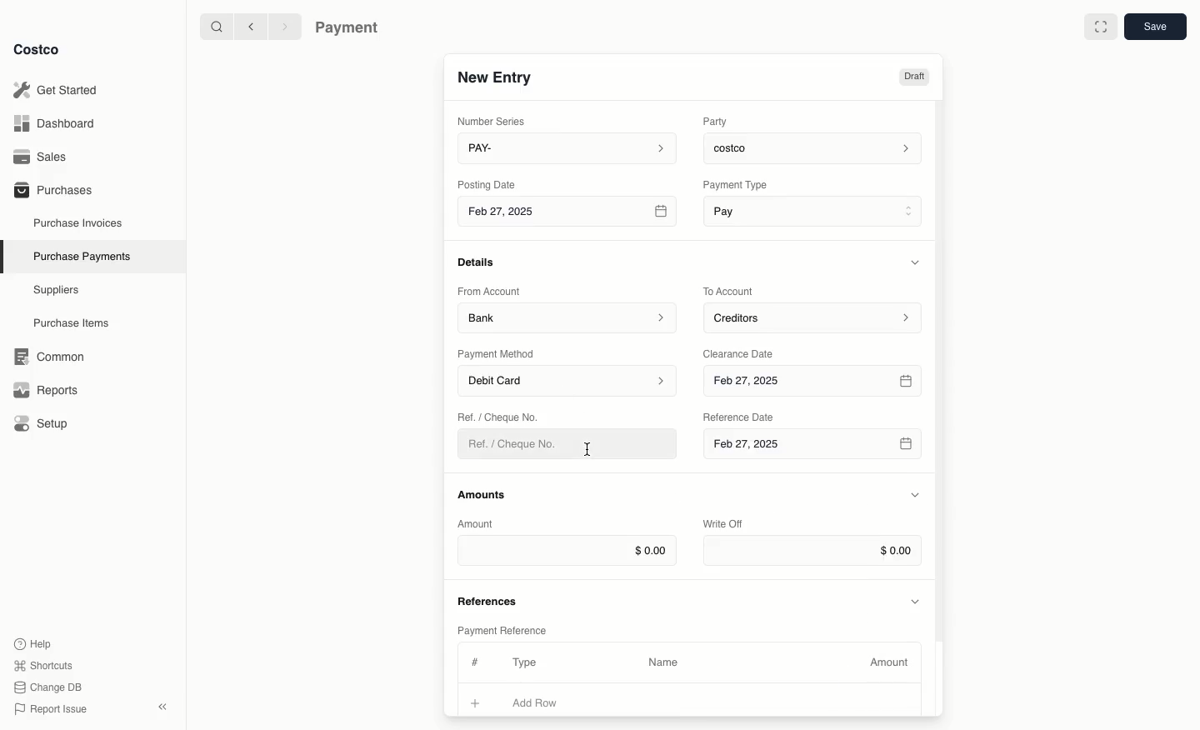 This screenshot has width=1200, height=730. I want to click on Write Off, so click(723, 525).